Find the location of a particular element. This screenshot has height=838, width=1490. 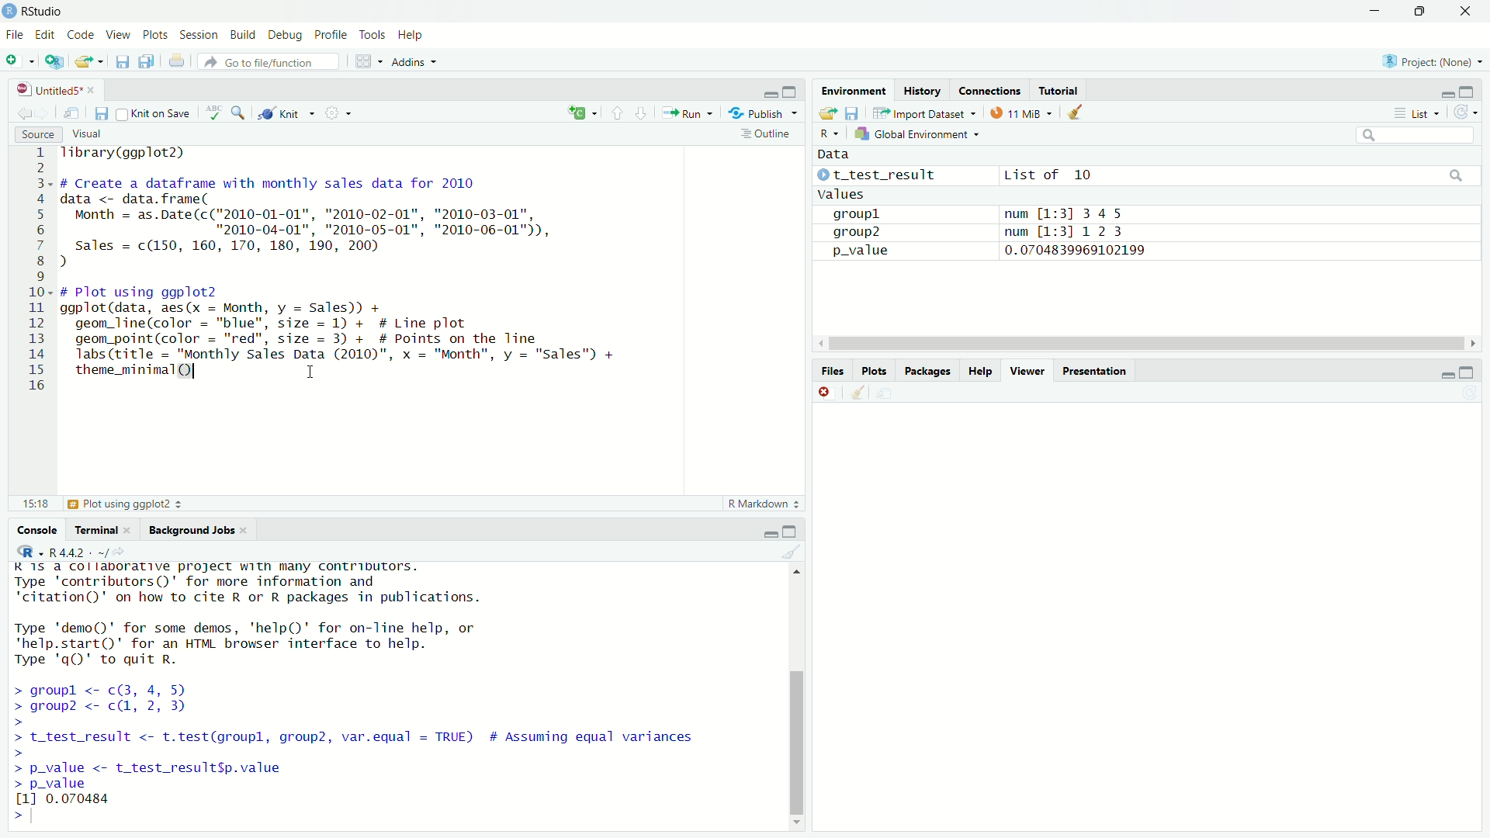

Addins ~ is located at coordinates (416, 61).